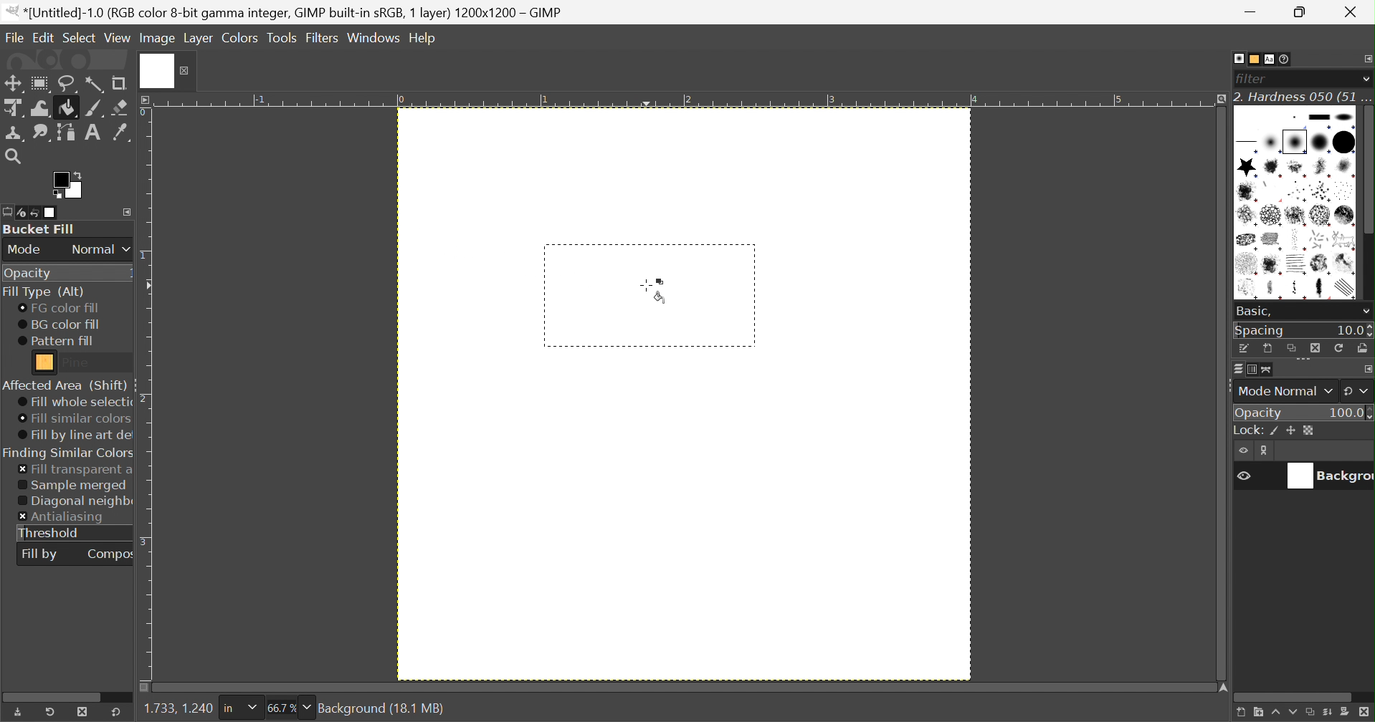 The width and height of the screenshot is (1375, 722). What do you see at coordinates (145, 113) in the screenshot?
I see `0` at bounding box center [145, 113].